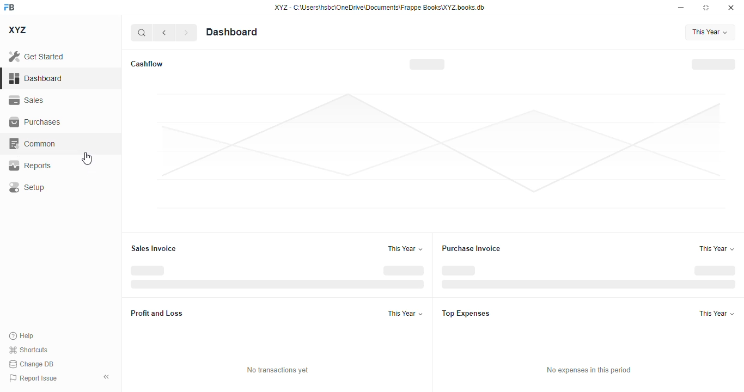 The height and width of the screenshot is (392, 744). I want to click on no transactions yet, so click(277, 370).